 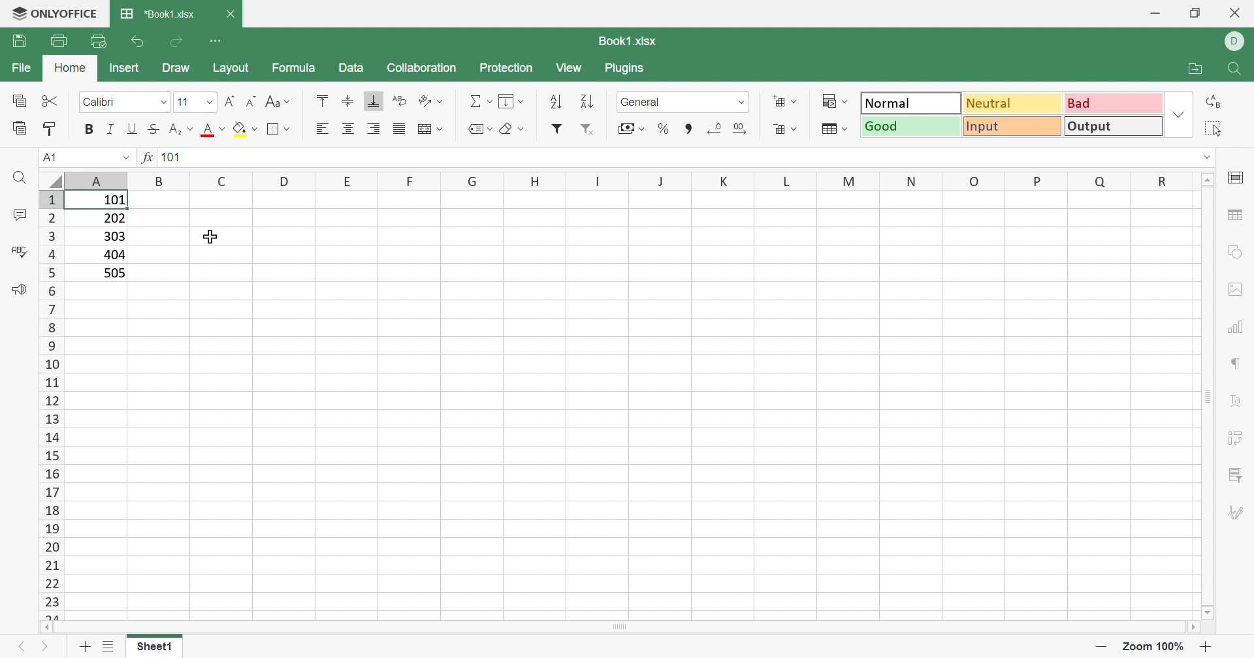 What do you see at coordinates (573, 68) in the screenshot?
I see `View` at bounding box center [573, 68].